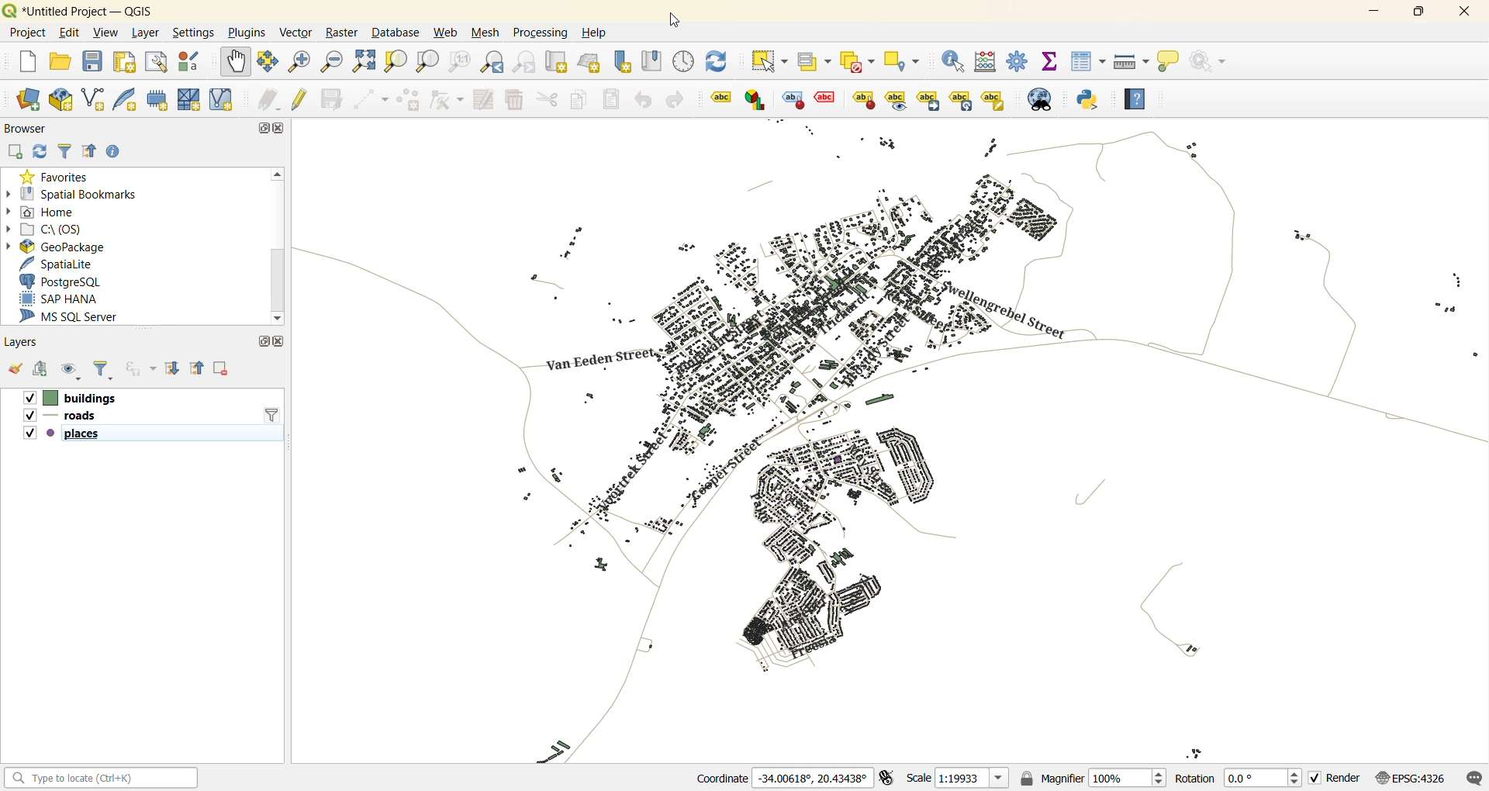 The height and width of the screenshot is (791, 1489). What do you see at coordinates (1042, 99) in the screenshot?
I see `metasearch` at bounding box center [1042, 99].